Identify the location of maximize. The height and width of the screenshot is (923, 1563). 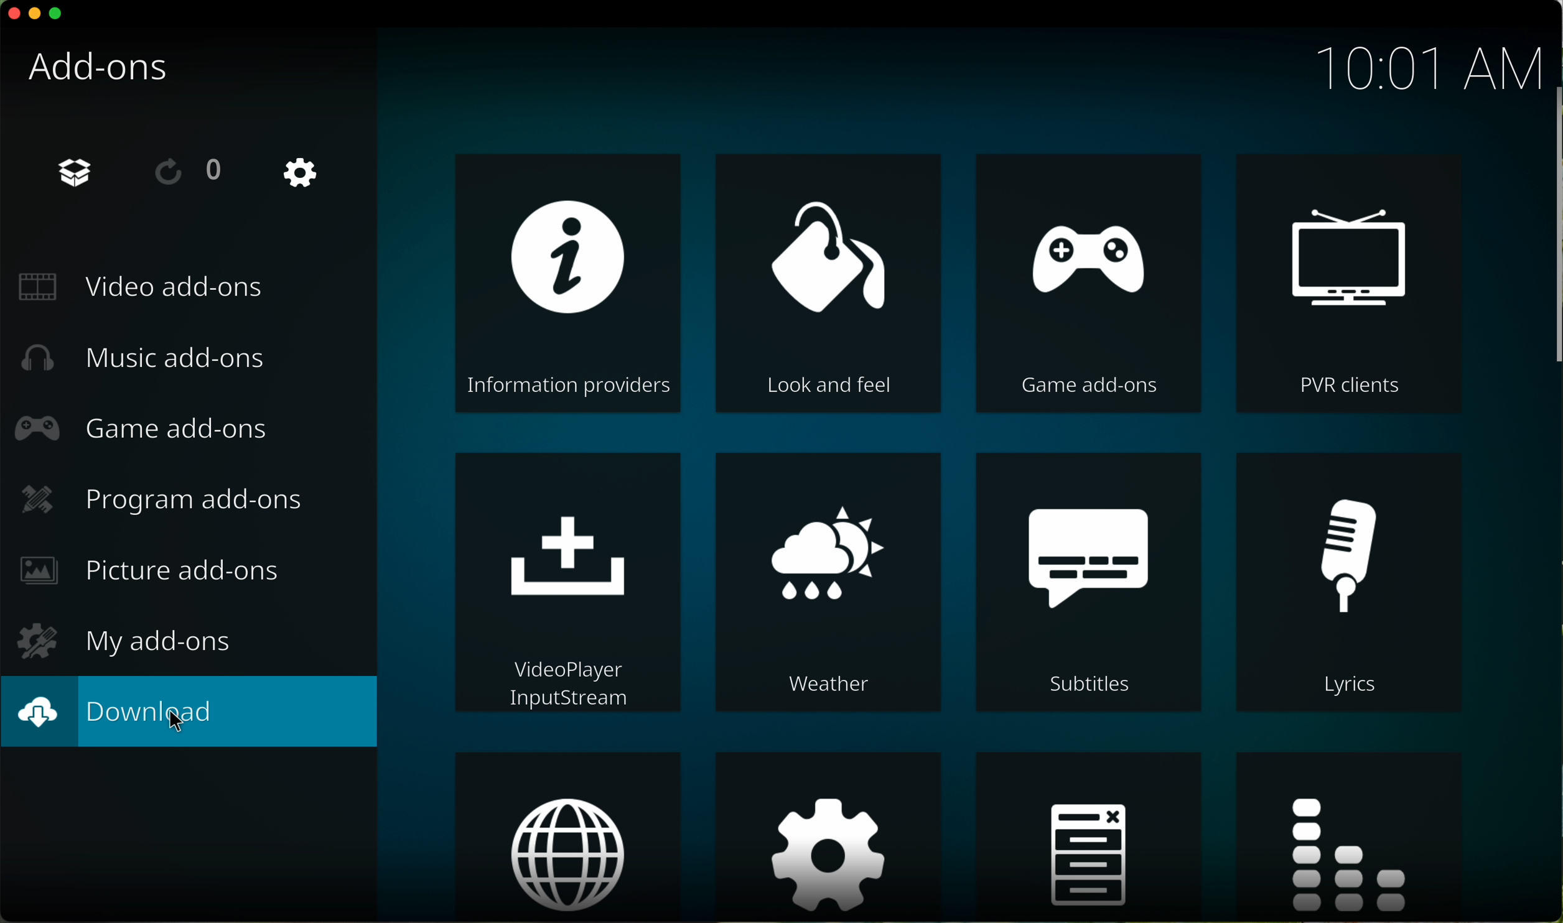
(57, 16).